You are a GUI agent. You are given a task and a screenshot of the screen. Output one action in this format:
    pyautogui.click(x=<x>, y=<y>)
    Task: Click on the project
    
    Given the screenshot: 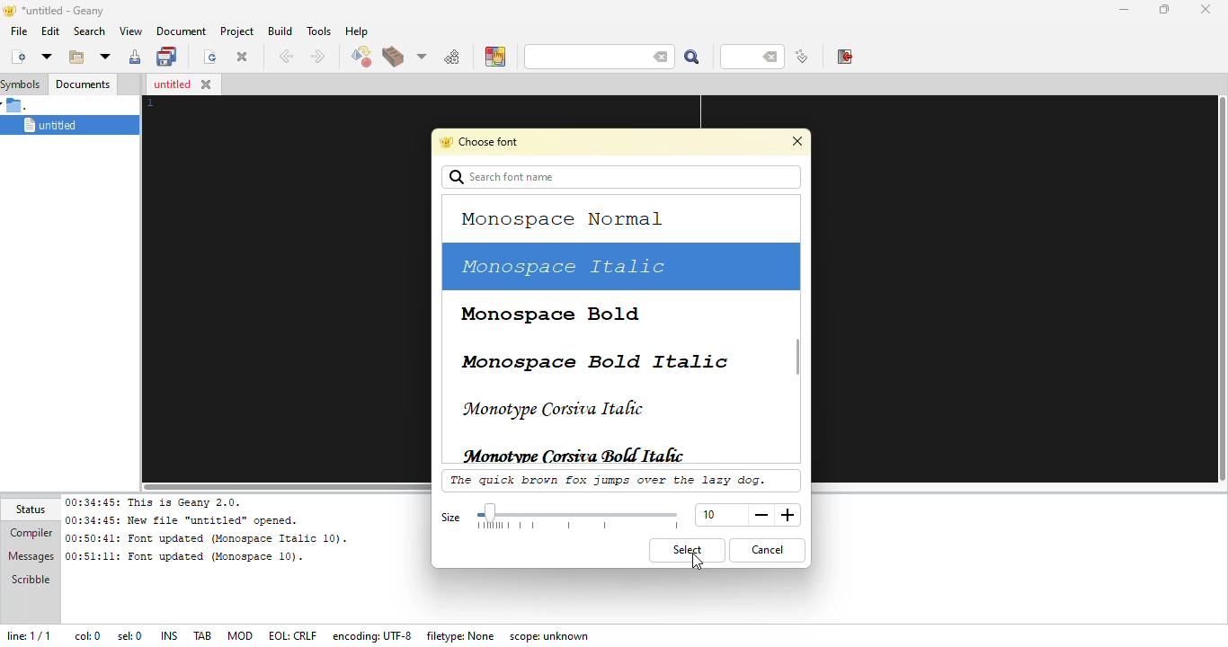 What is the action you would take?
    pyautogui.click(x=236, y=31)
    